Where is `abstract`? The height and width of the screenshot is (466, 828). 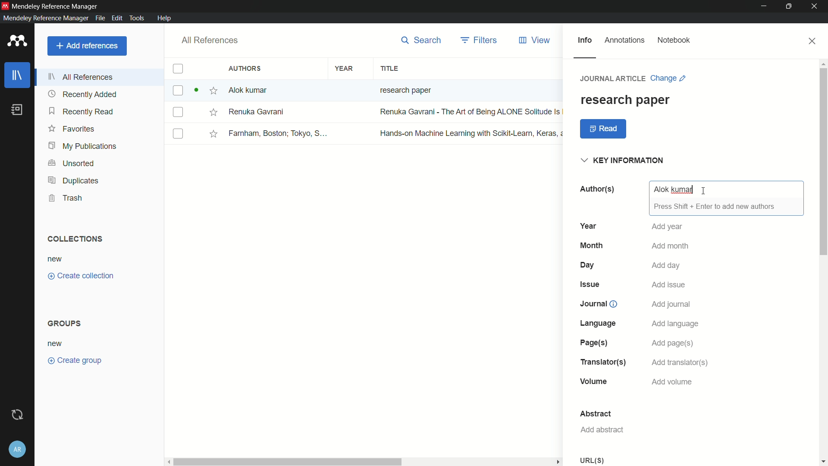
abstract is located at coordinates (596, 414).